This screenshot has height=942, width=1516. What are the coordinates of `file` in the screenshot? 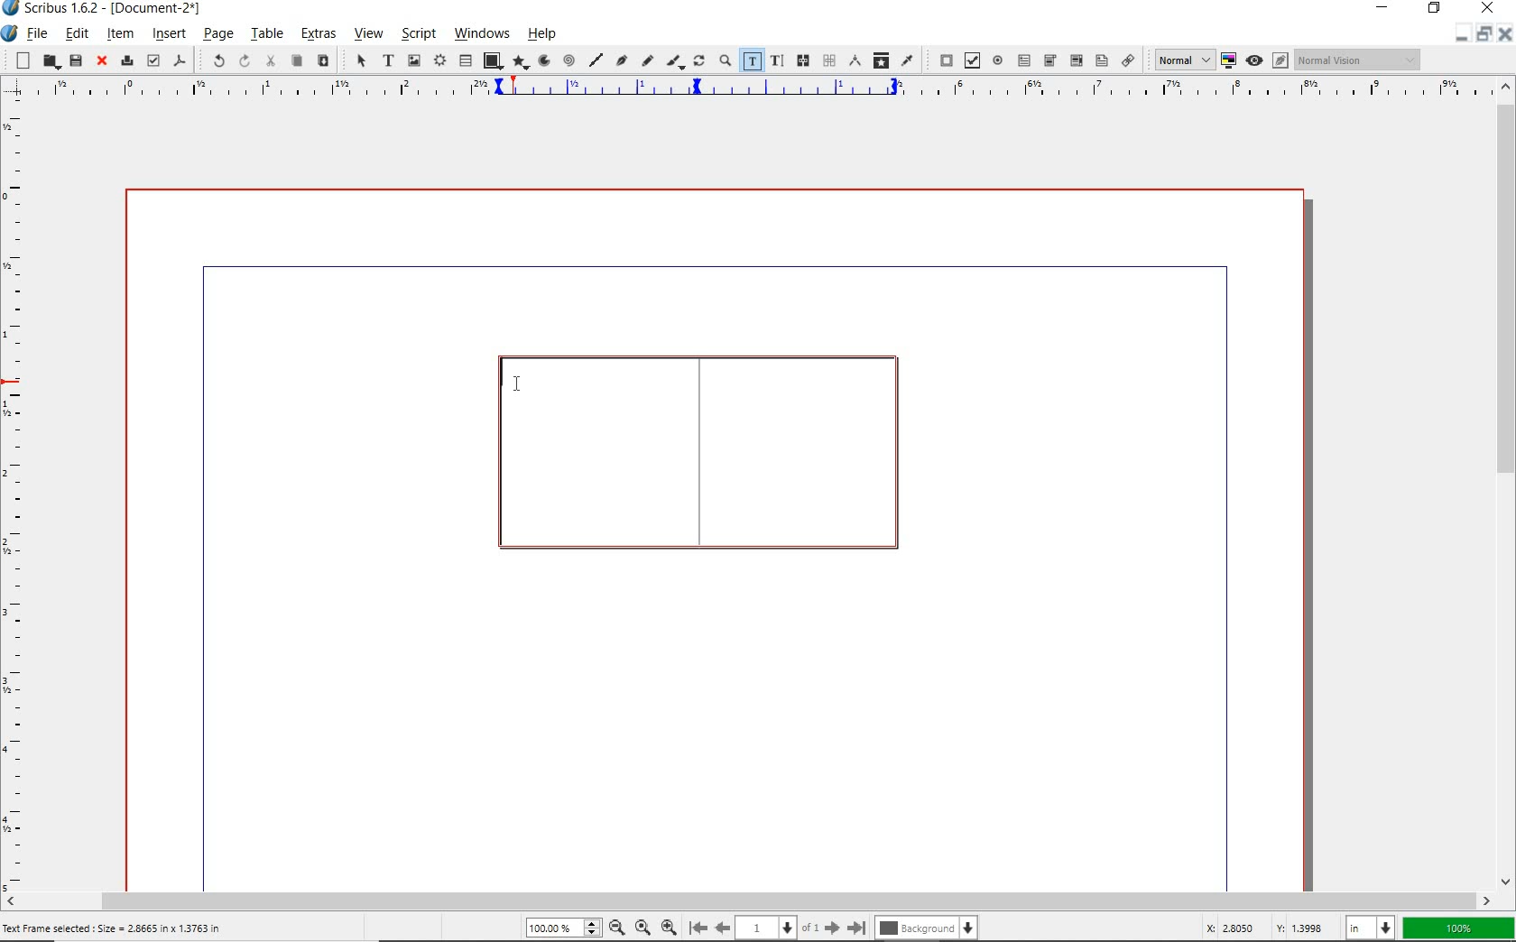 It's located at (35, 35).